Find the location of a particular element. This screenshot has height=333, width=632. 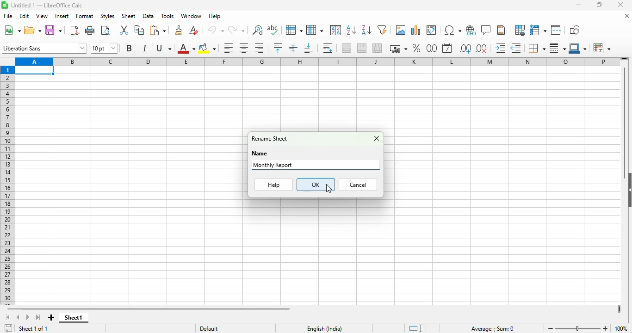

row is located at coordinates (294, 30).